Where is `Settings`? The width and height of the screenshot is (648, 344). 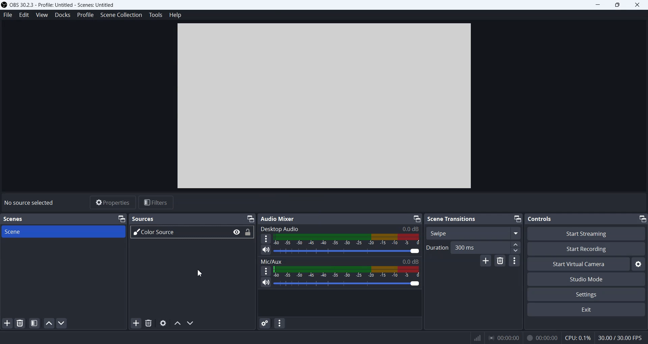 Settings is located at coordinates (640, 264).